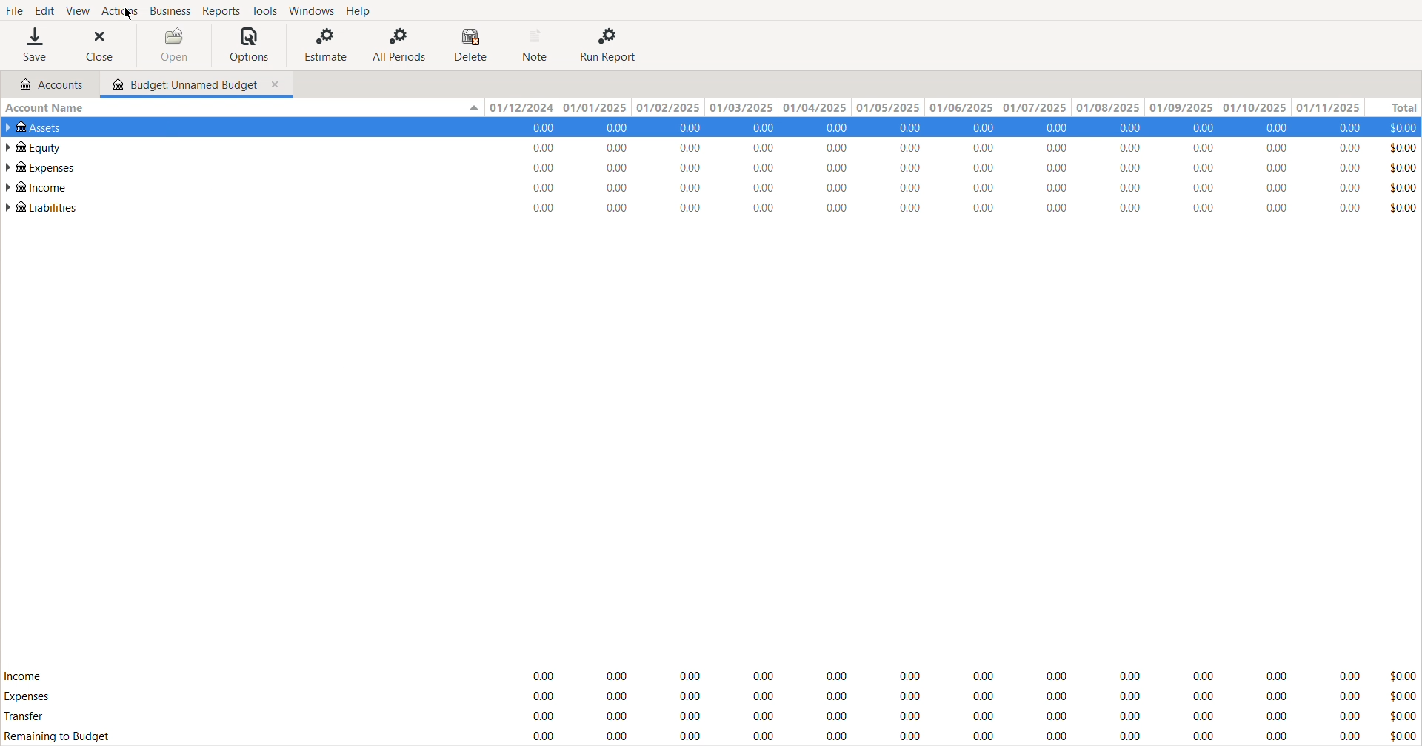 The height and width of the screenshot is (746, 1422). I want to click on Expenses, so click(27, 696).